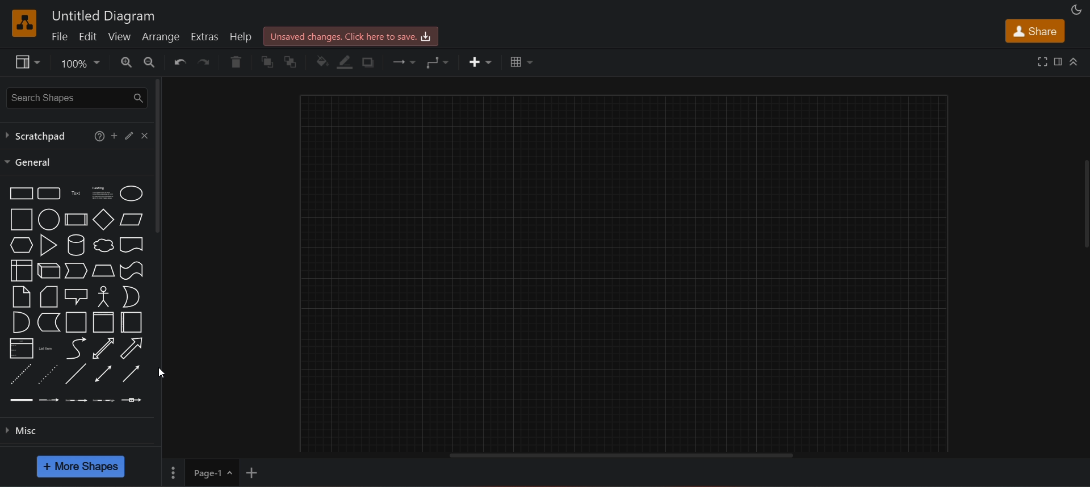  What do you see at coordinates (290, 61) in the screenshot?
I see `to back` at bounding box center [290, 61].